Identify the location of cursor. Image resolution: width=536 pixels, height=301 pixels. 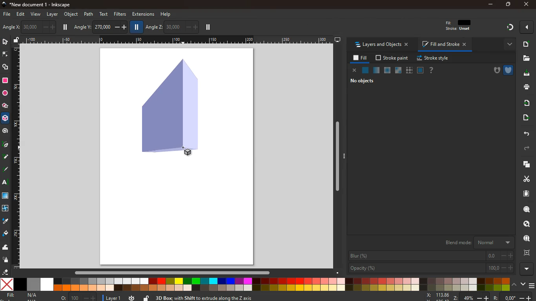
(184, 147).